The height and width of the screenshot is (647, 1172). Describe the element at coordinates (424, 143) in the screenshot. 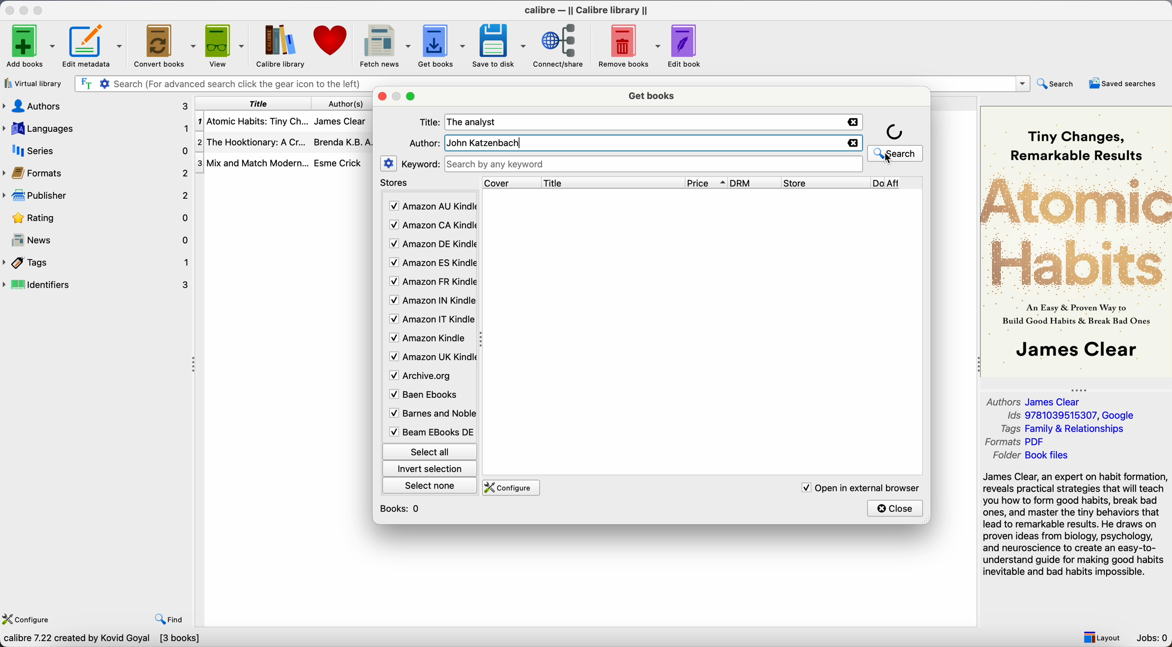

I see `Author:` at that location.